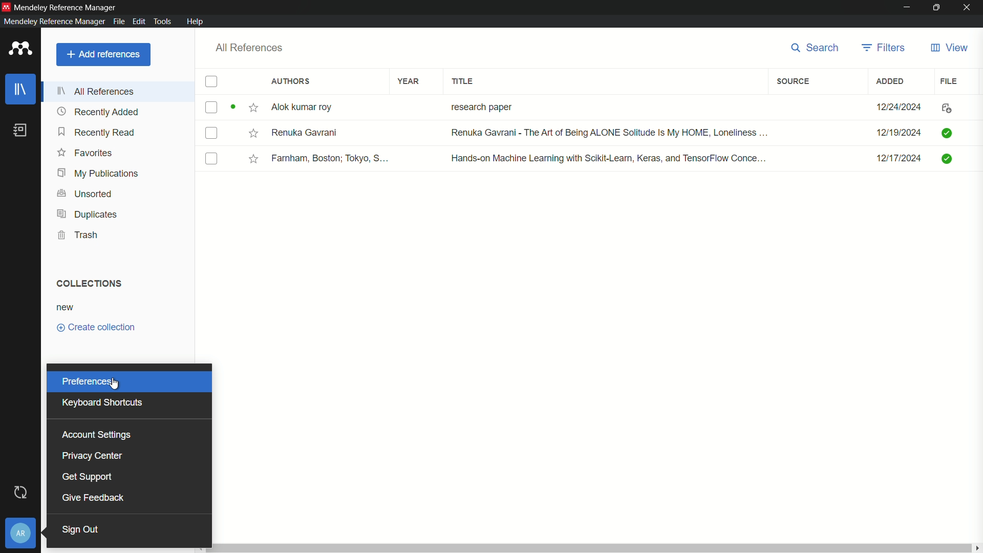 This screenshot has width=983, height=553. What do you see at coordinates (21, 49) in the screenshot?
I see `app icon` at bounding box center [21, 49].